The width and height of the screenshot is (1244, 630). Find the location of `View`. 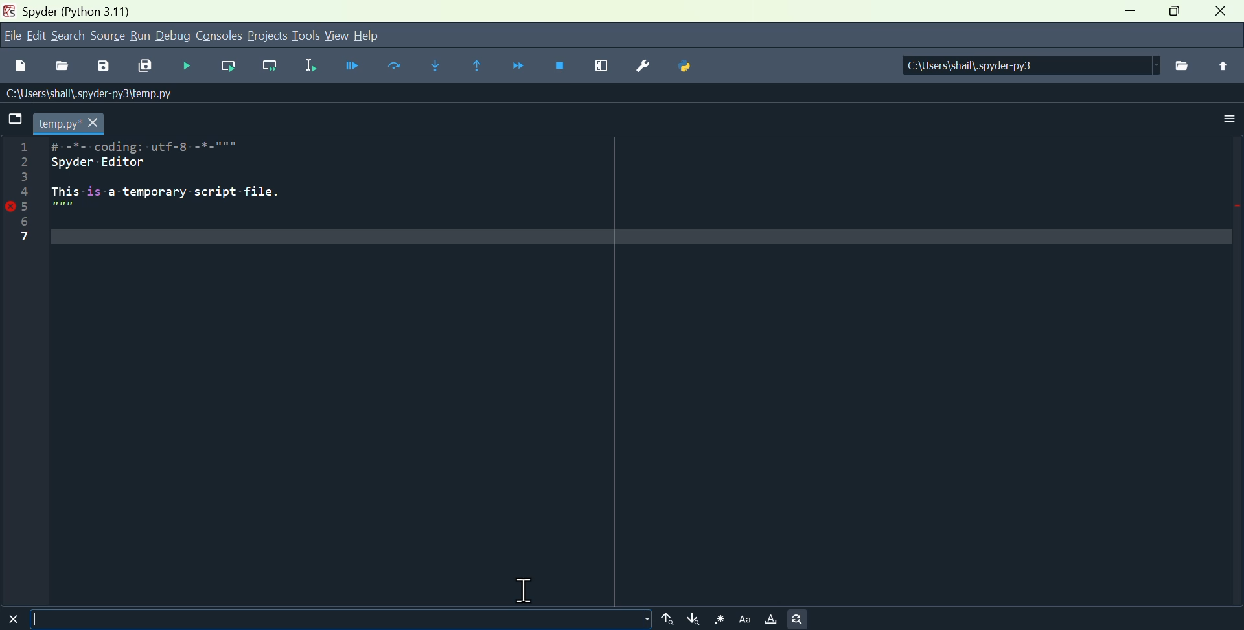

View is located at coordinates (336, 36).